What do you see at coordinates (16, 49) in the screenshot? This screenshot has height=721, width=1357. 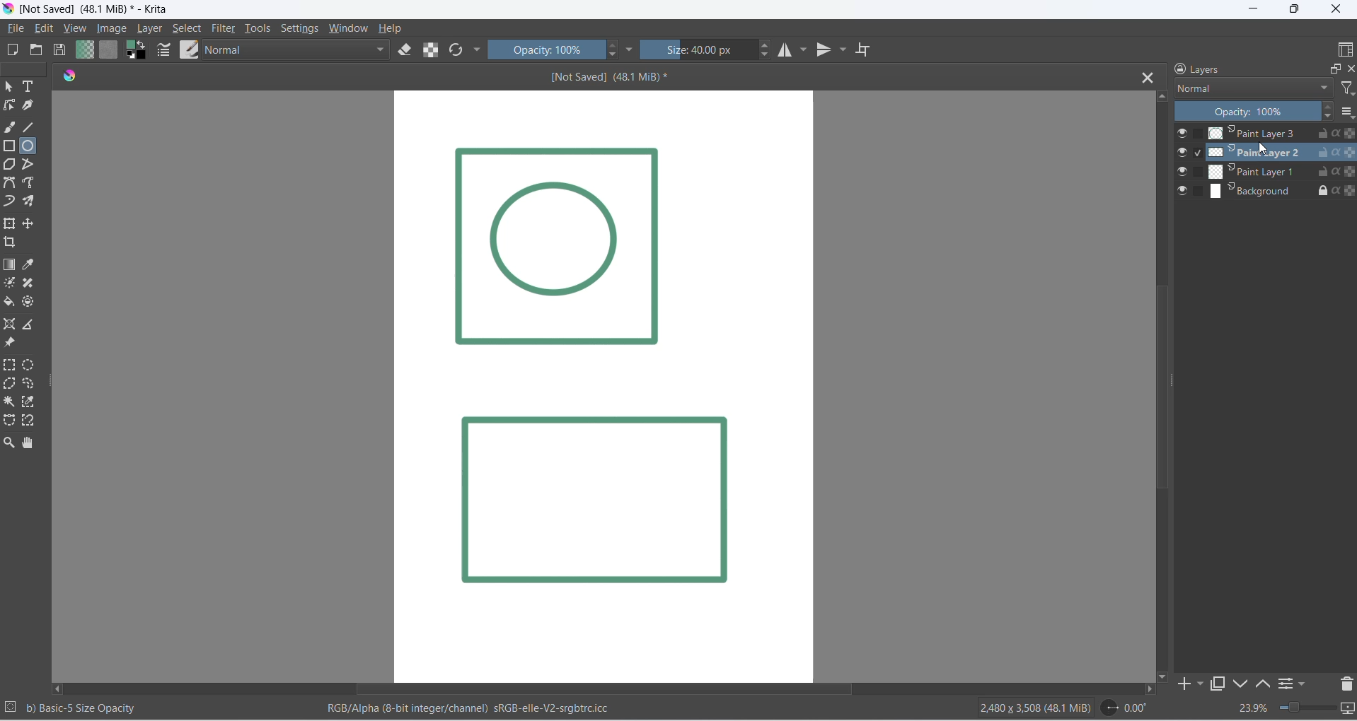 I see `new file` at bounding box center [16, 49].